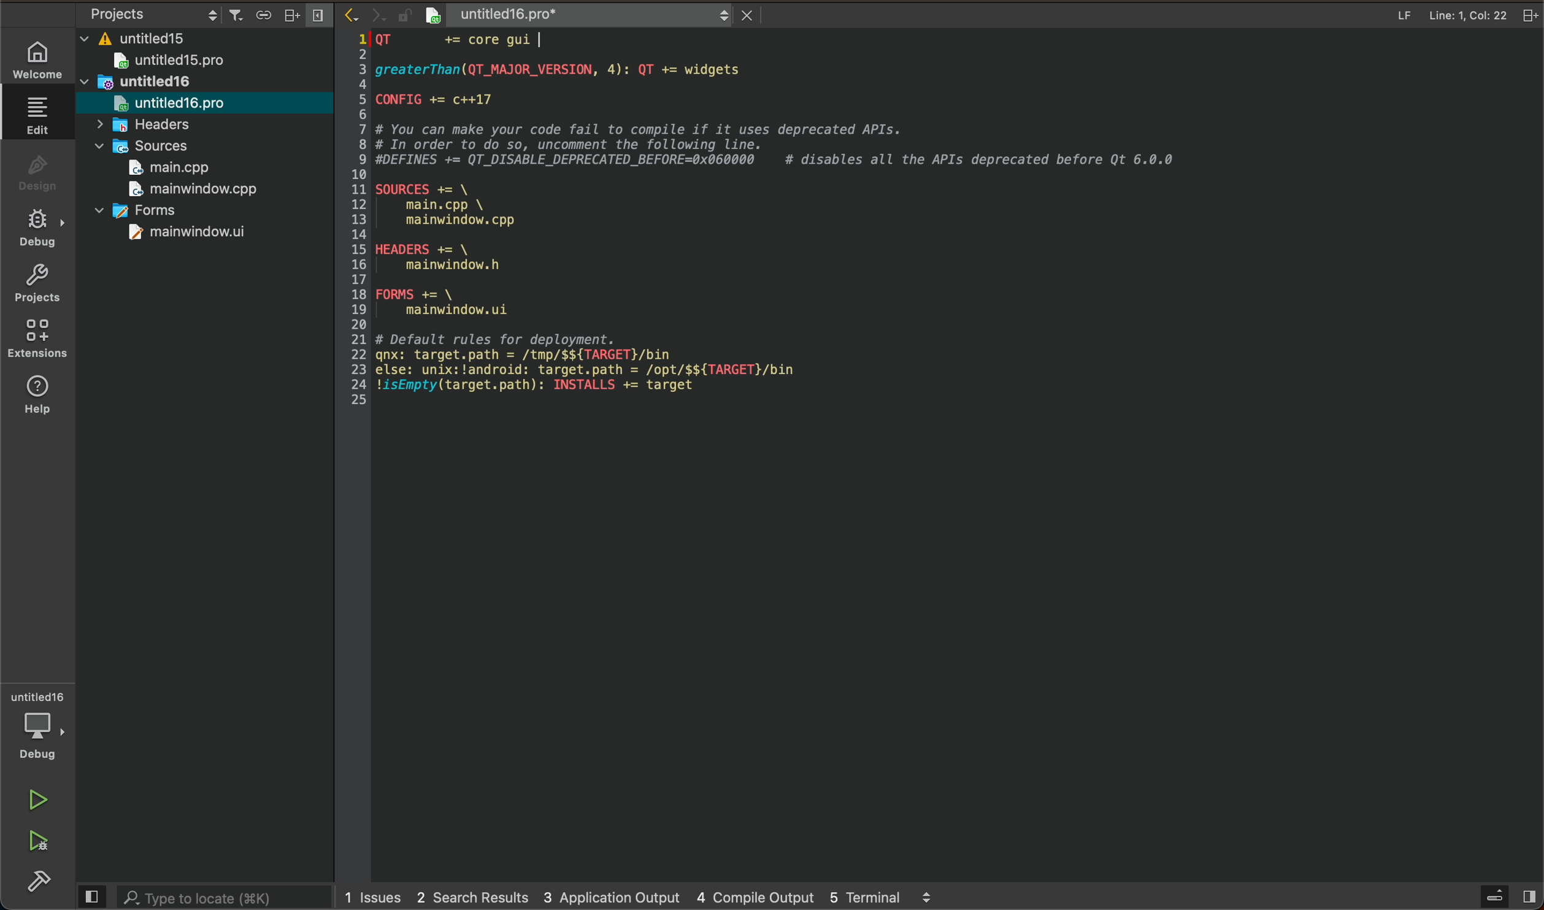 The image size is (1544, 910). Describe the element at coordinates (174, 104) in the screenshot. I see `untitledpro` at that location.